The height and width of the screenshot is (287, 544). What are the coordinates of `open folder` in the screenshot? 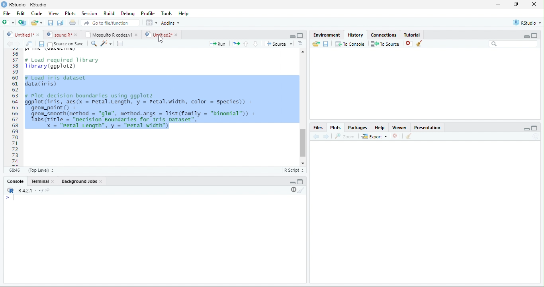 It's located at (316, 44).